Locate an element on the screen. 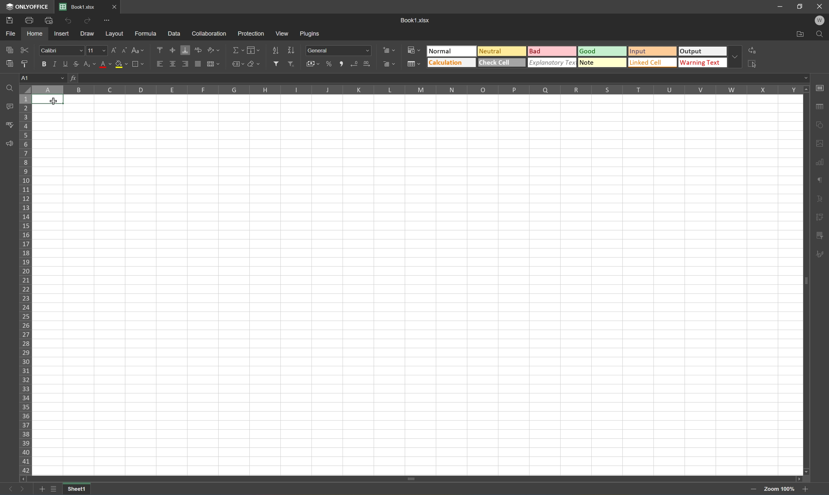 Image resolution: width=829 pixels, height=495 pixels. Align left is located at coordinates (159, 64).